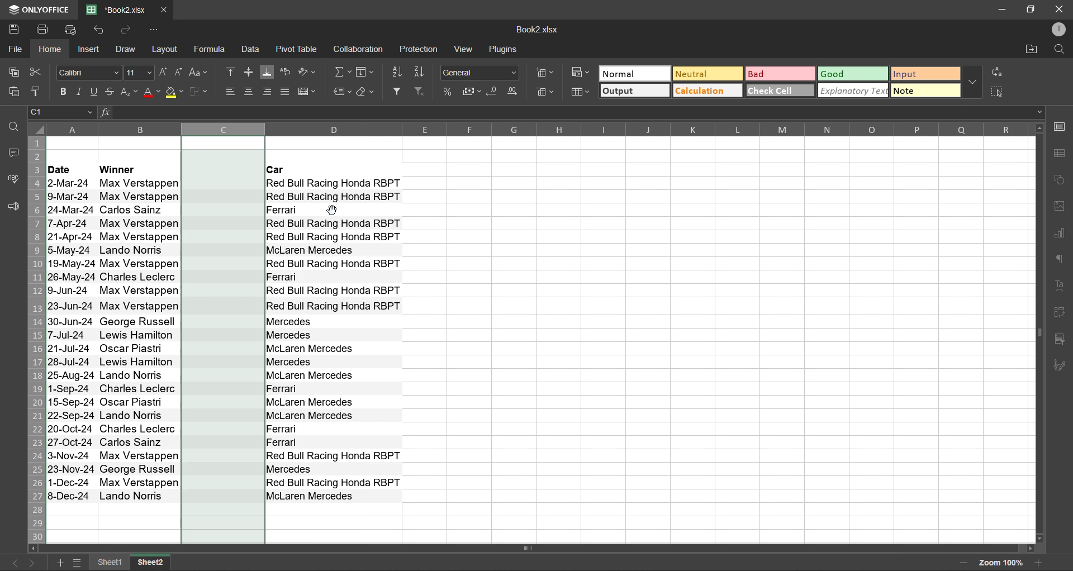 The height and width of the screenshot is (571, 1073). What do you see at coordinates (1031, 9) in the screenshot?
I see `maximize` at bounding box center [1031, 9].